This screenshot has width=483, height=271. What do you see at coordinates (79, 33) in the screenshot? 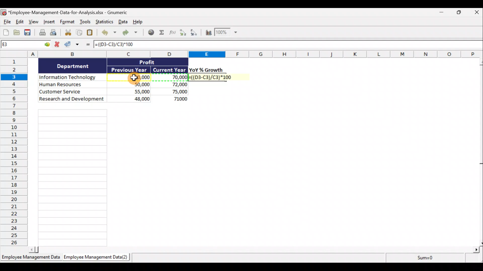
I see `Copy selection` at bounding box center [79, 33].